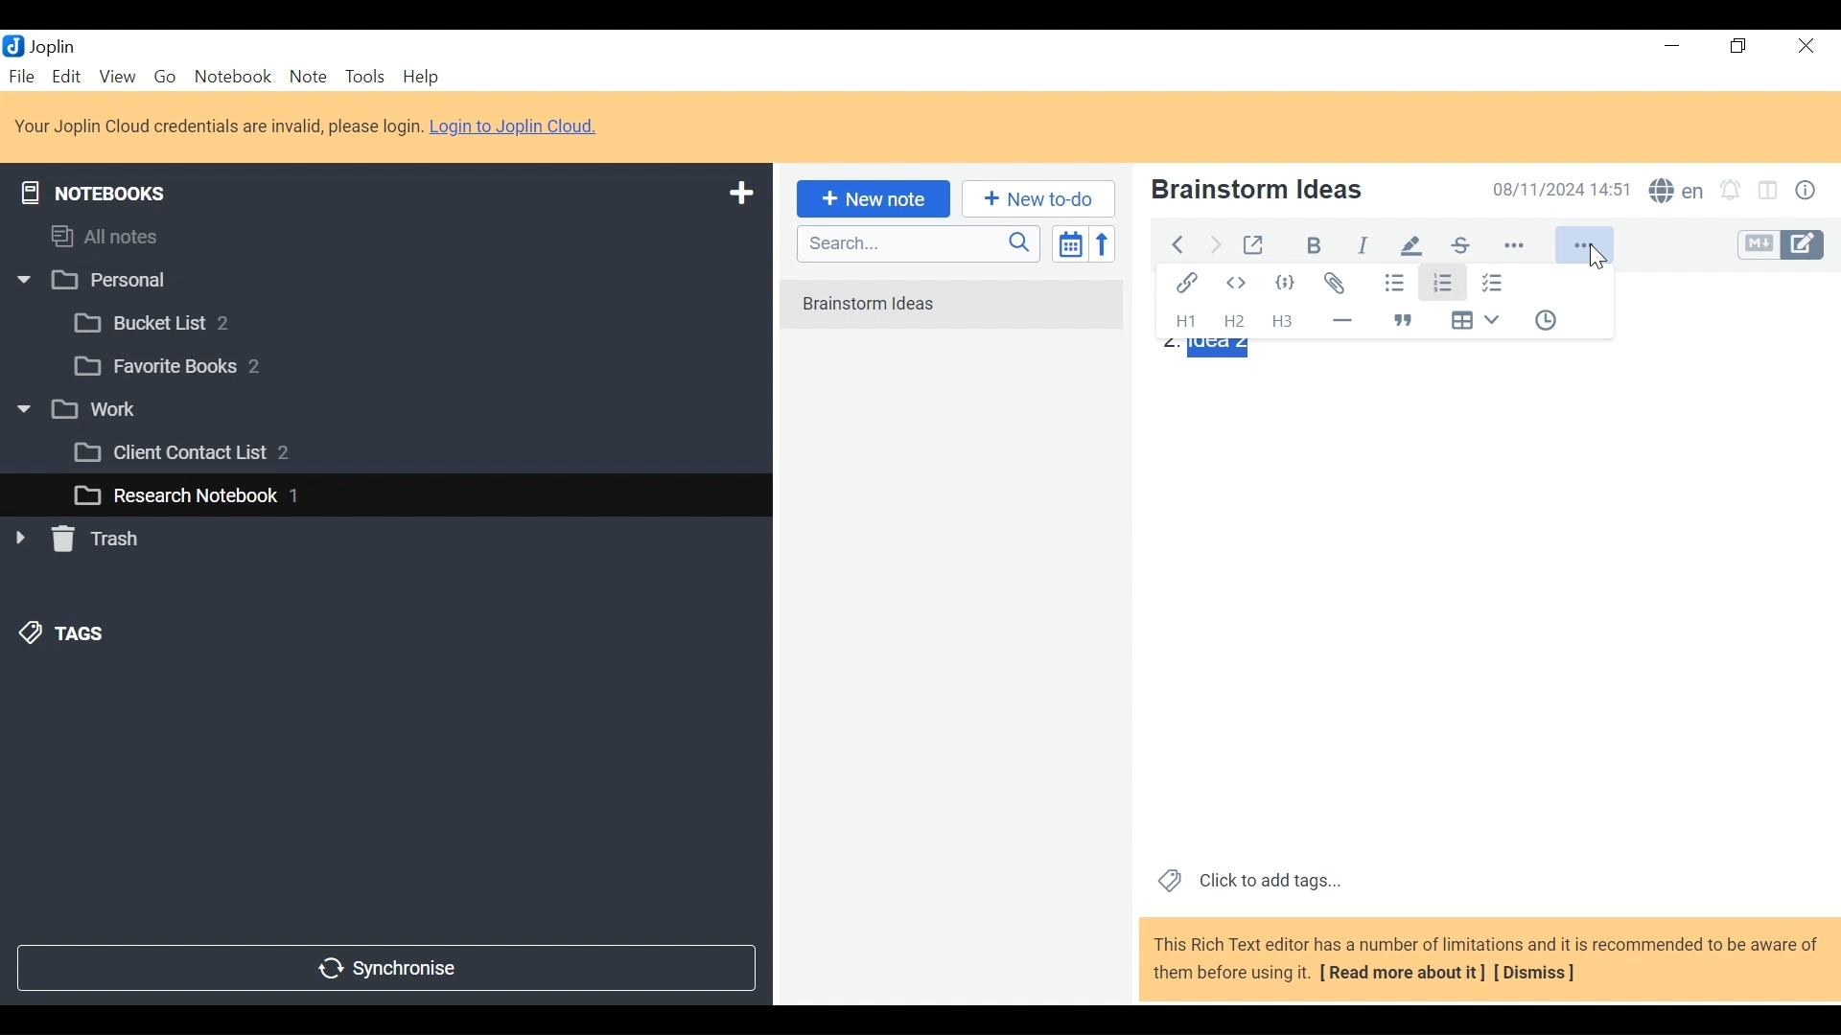 The height and width of the screenshot is (1035, 1841). Describe the element at coordinates (1297, 192) in the screenshot. I see `Note Name` at that location.